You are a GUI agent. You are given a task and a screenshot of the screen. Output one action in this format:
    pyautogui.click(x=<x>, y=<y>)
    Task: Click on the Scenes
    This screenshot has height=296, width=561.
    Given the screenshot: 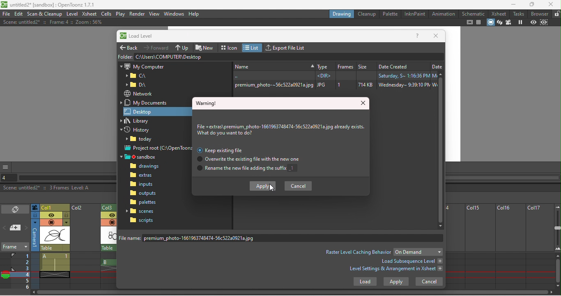 What is the action you would take?
    pyautogui.click(x=142, y=211)
    